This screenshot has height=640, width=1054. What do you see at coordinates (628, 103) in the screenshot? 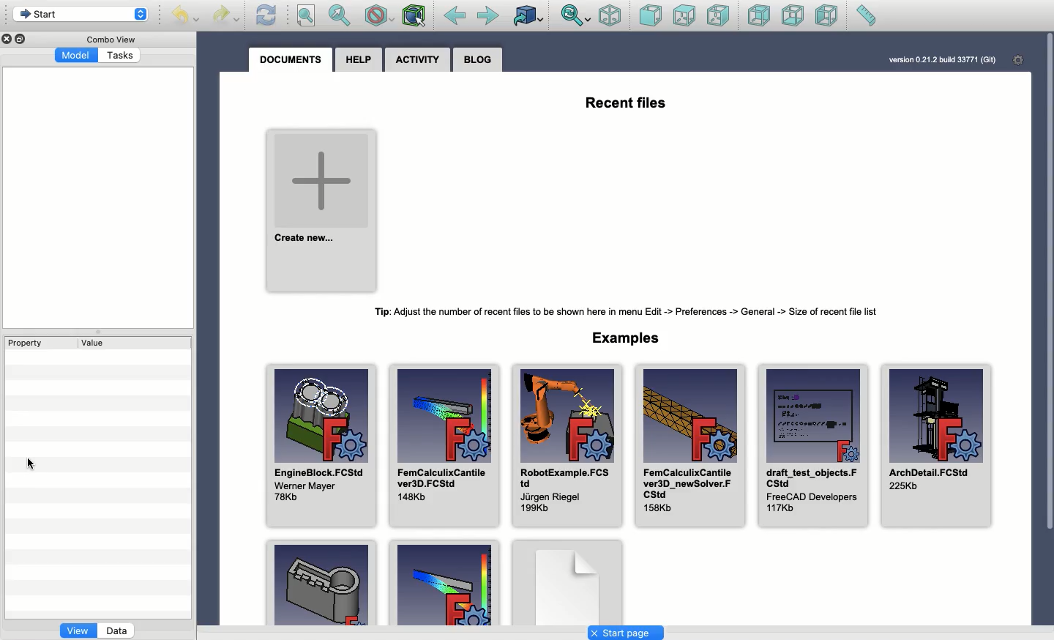
I see `Recent files` at bounding box center [628, 103].